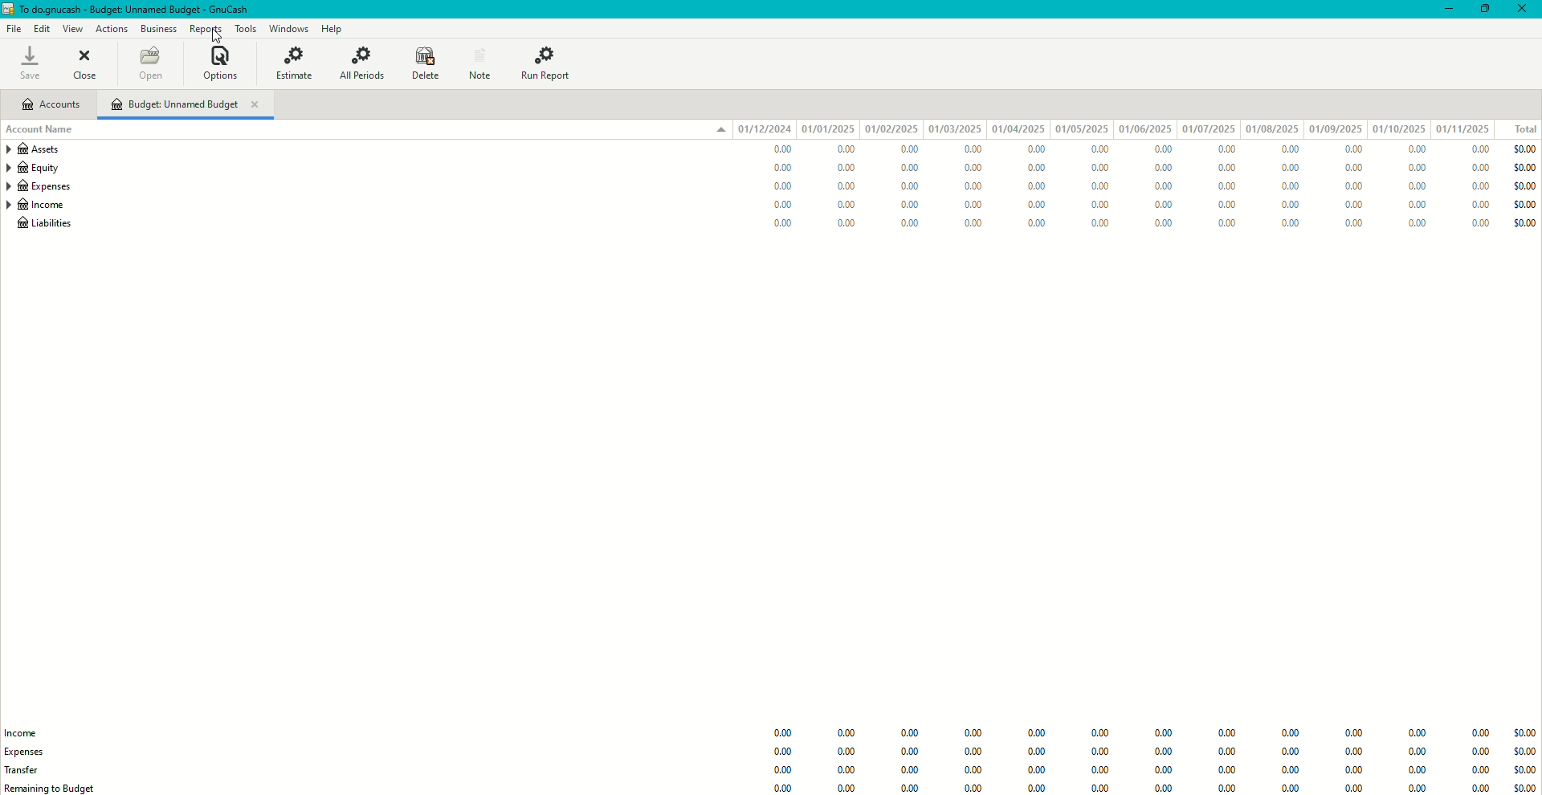 This screenshot has height=795, width=1542. Describe the element at coordinates (1102, 753) in the screenshot. I see `0.00` at that location.